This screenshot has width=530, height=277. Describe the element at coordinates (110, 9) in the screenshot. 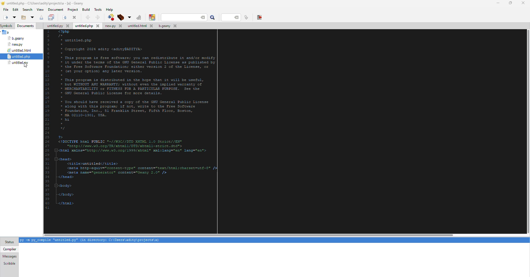

I see `help` at that location.